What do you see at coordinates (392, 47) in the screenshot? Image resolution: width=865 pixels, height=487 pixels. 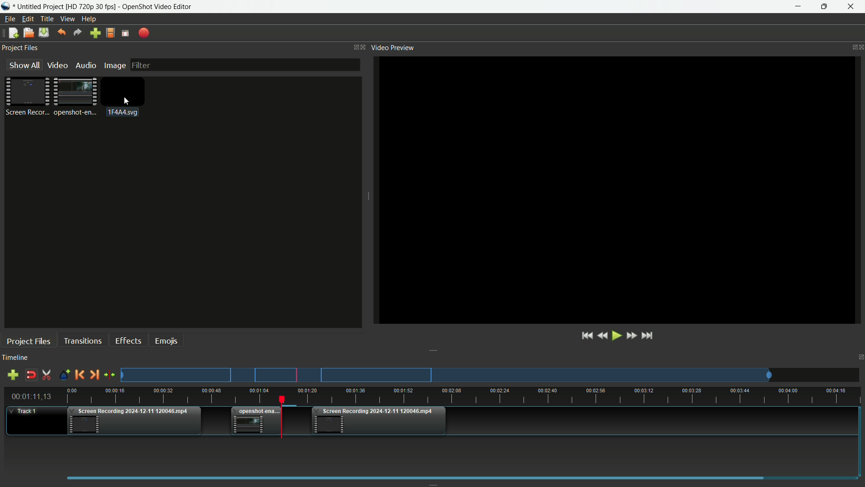 I see `Video preview` at bounding box center [392, 47].